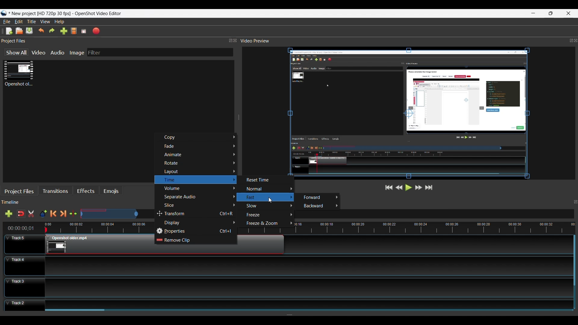 This screenshot has height=325, width=578. What do you see at coordinates (318, 198) in the screenshot?
I see `Forward` at bounding box center [318, 198].